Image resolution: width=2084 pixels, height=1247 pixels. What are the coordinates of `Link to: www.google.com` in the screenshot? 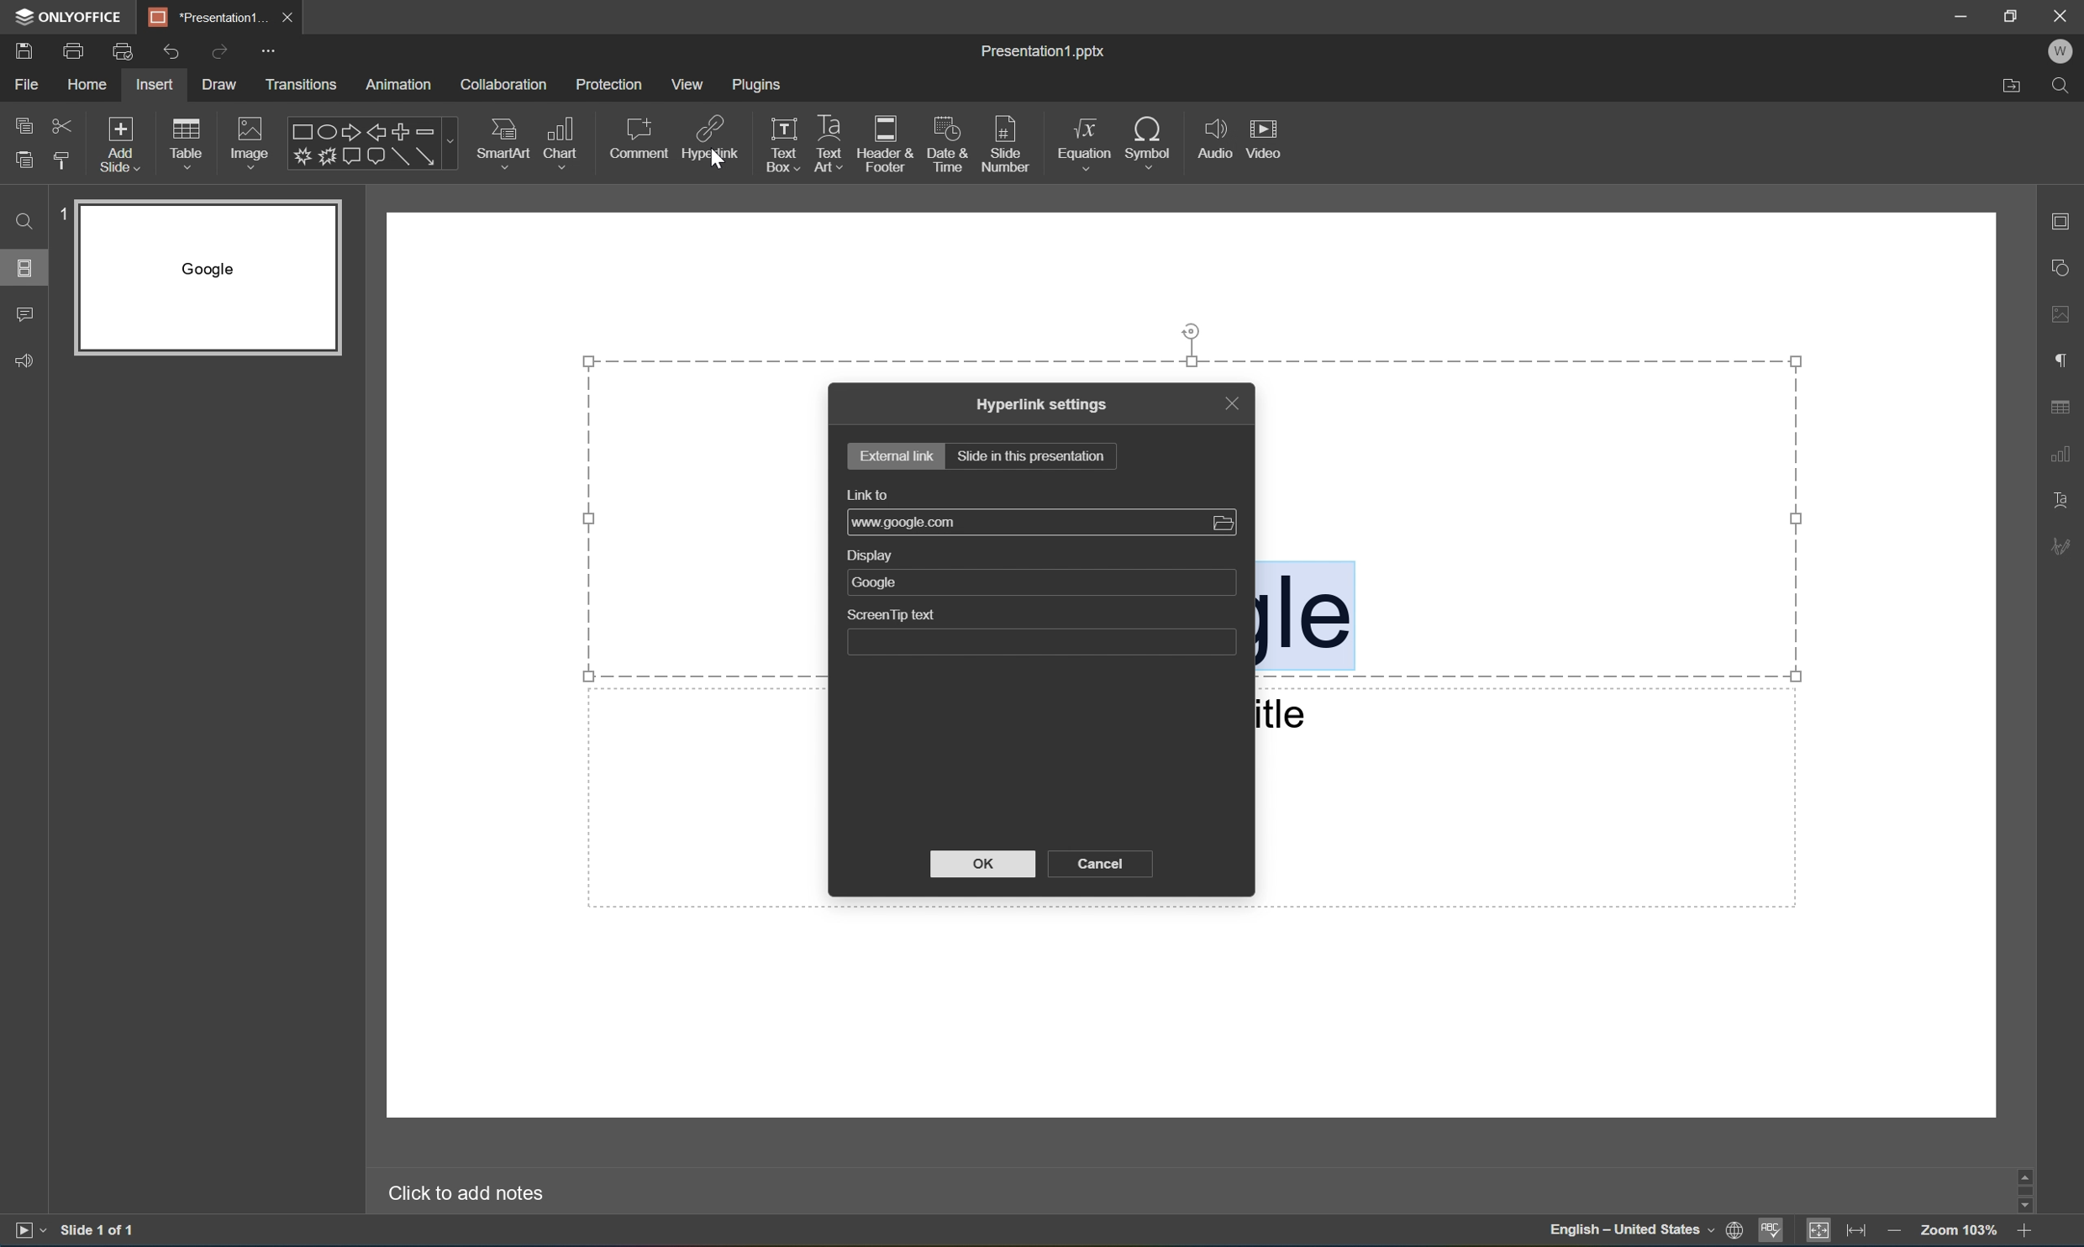 It's located at (1042, 511).